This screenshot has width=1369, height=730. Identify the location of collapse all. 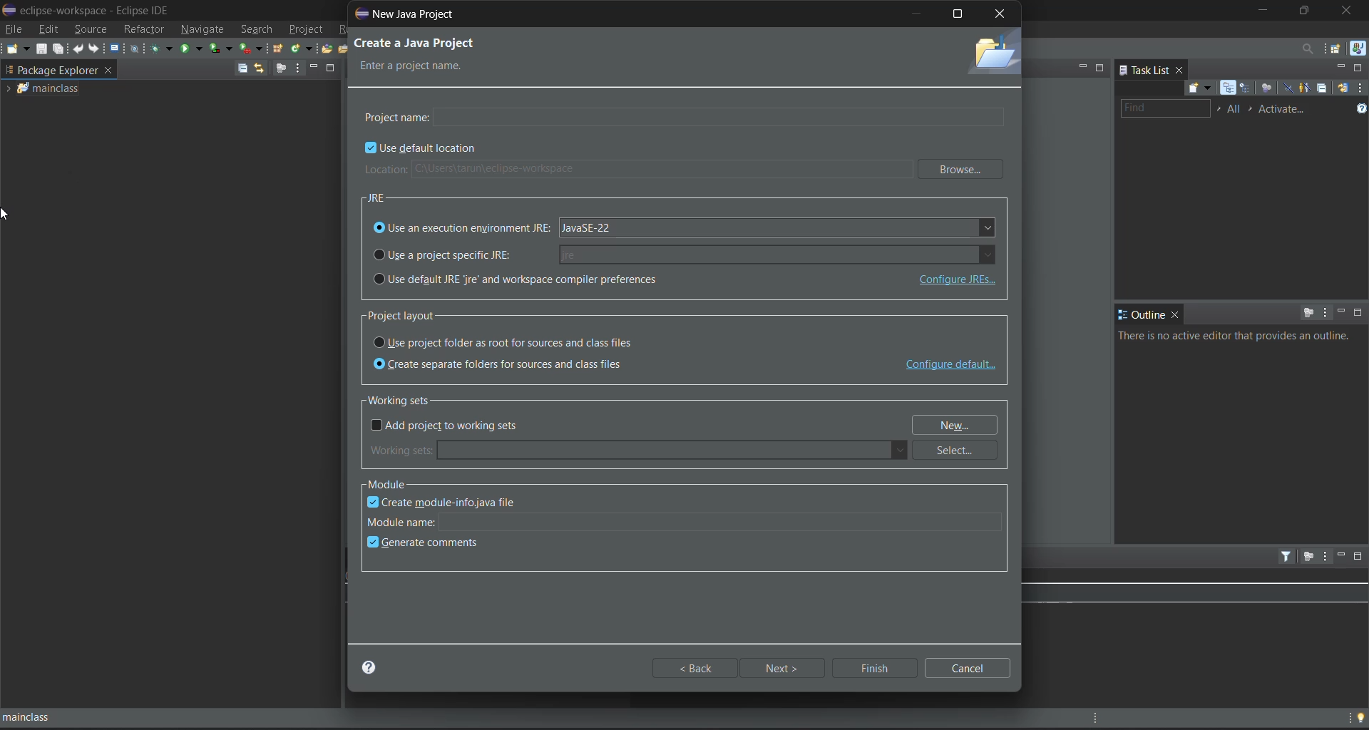
(242, 69).